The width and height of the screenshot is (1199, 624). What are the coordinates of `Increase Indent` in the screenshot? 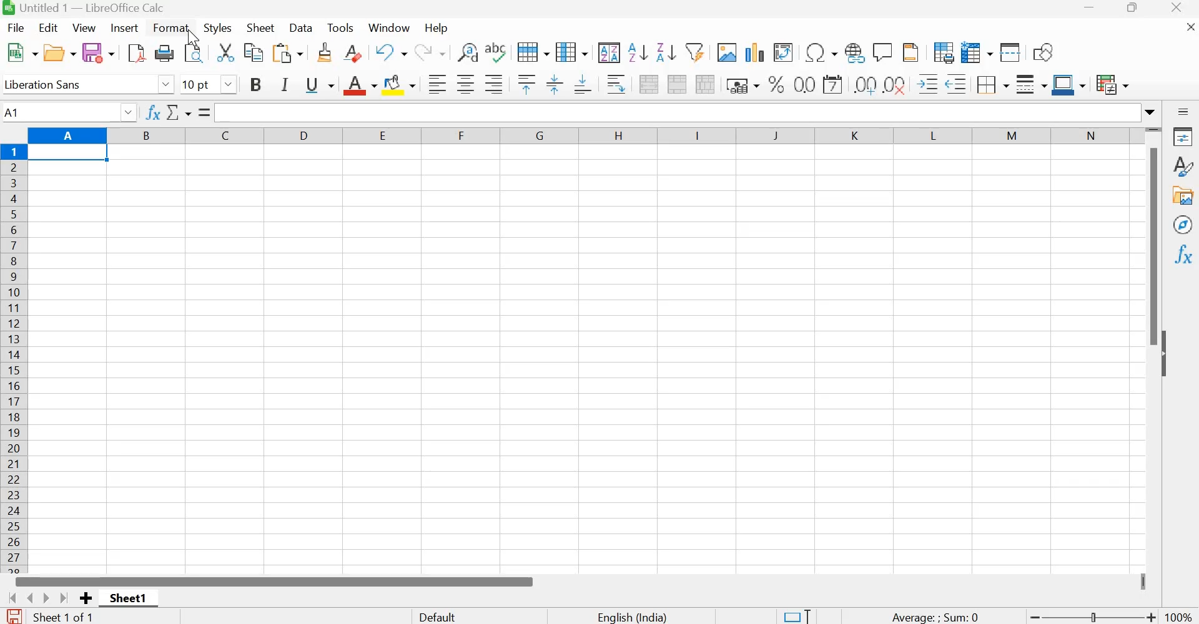 It's located at (929, 83).